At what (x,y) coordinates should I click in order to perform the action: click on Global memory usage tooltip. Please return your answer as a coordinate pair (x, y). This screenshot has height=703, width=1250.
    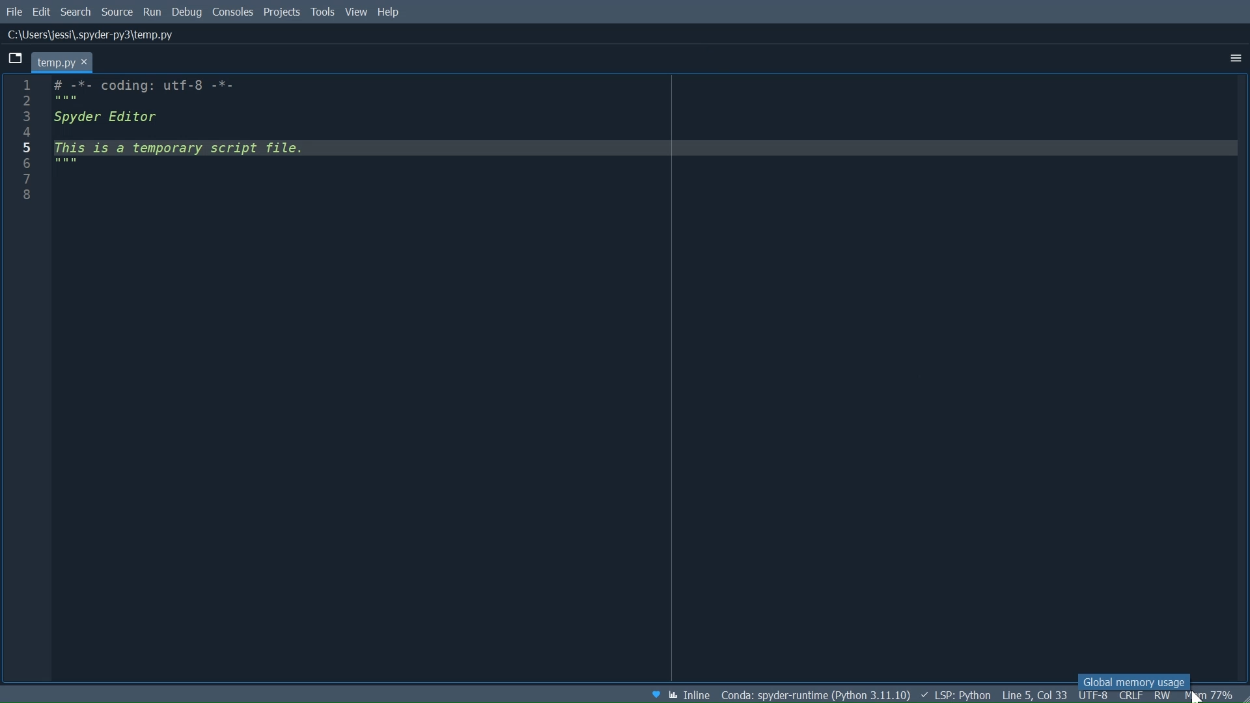
    Looking at the image, I should click on (1133, 679).